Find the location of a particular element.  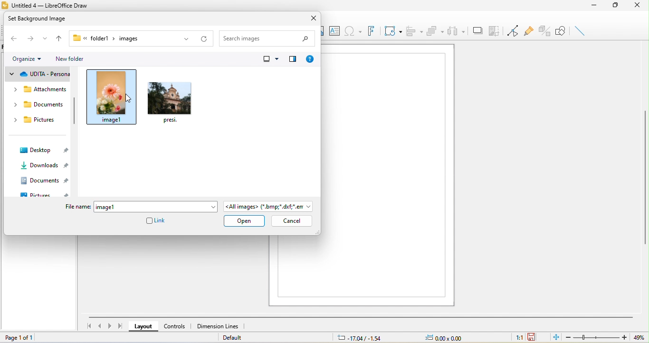

toggle point edit mode is located at coordinates (513, 31).